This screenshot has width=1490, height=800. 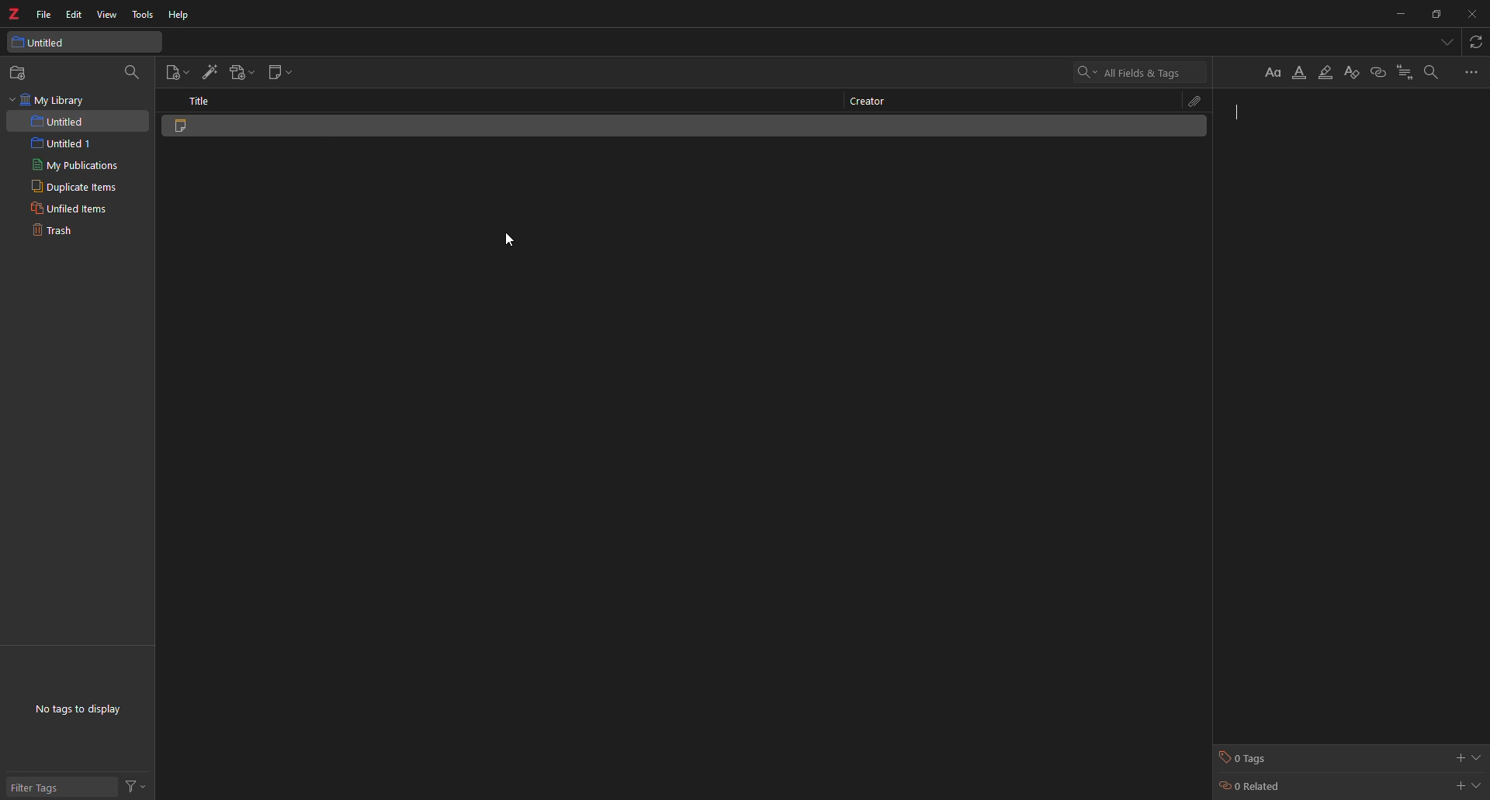 What do you see at coordinates (1132, 71) in the screenshot?
I see `all fields and tags` at bounding box center [1132, 71].